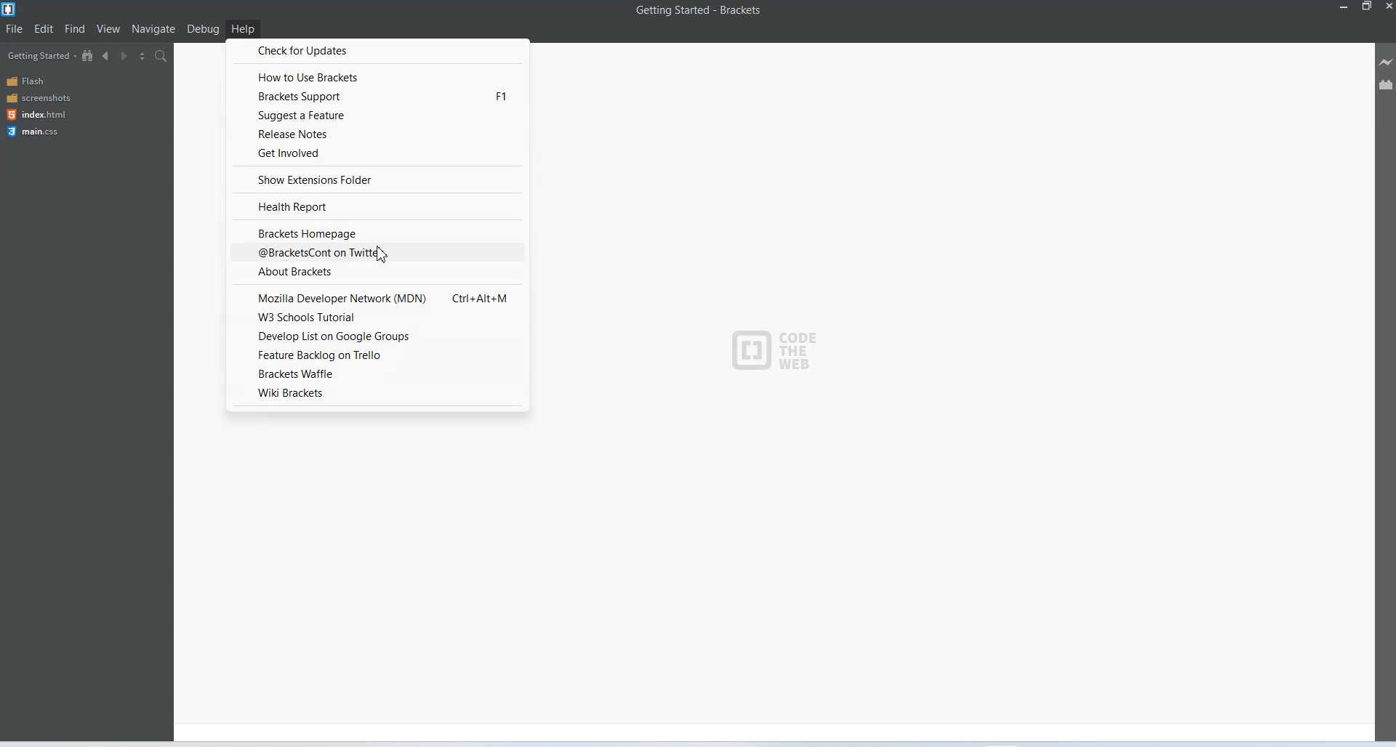  What do you see at coordinates (772, 348) in the screenshot?
I see `Logo` at bounding box center [772, 348].